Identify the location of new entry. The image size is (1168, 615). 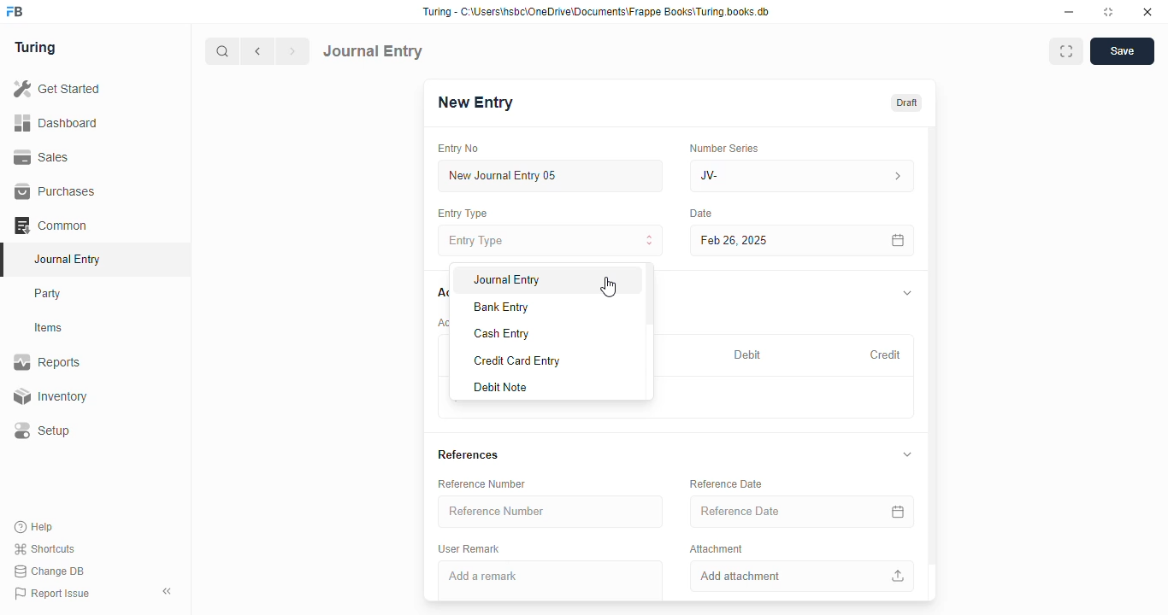
(475, 102).